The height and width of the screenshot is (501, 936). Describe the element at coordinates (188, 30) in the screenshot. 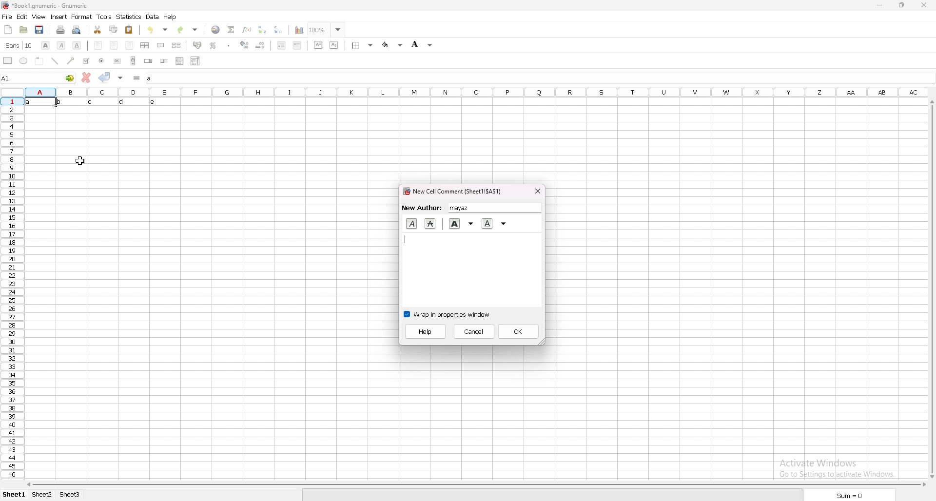

I see `redo` at that location.